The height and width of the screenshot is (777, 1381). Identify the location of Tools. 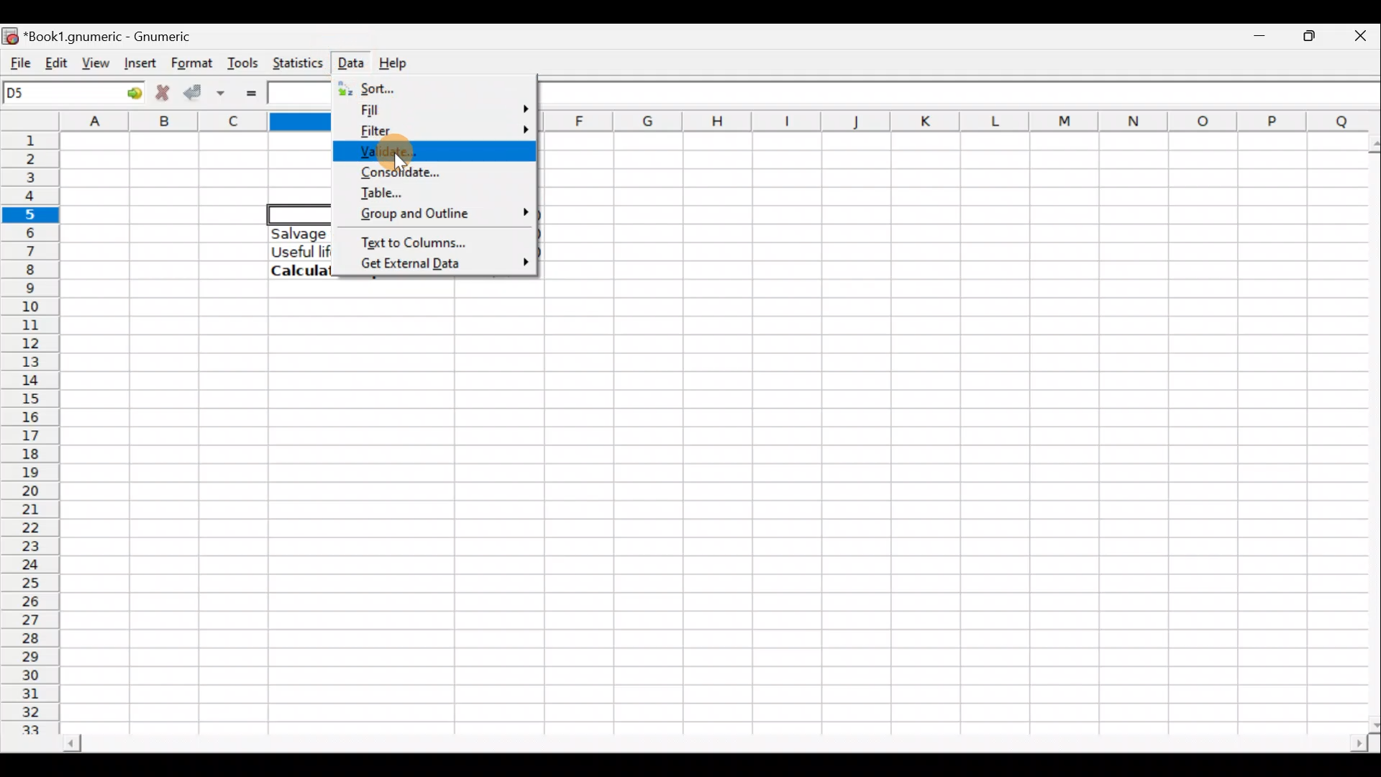
(242, 62).